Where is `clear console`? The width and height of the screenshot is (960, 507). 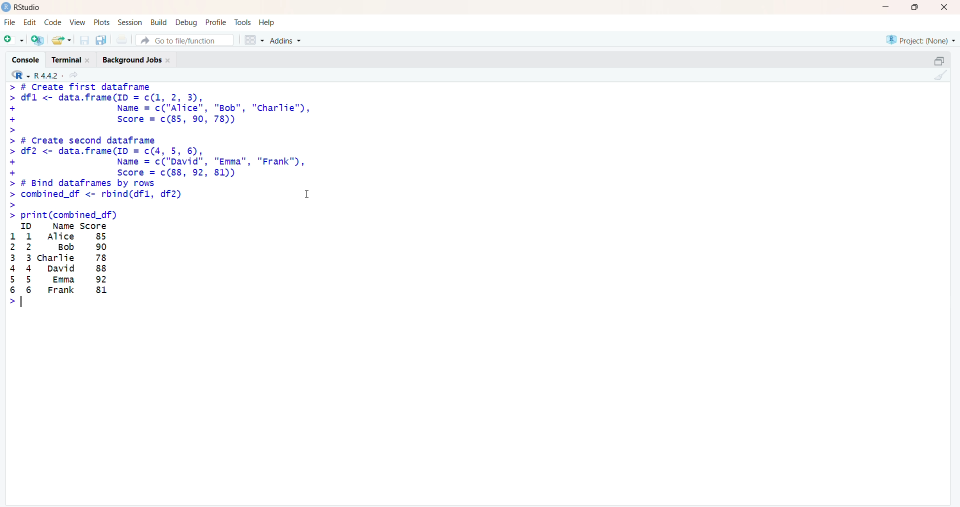
clear console is located at coordinates (937, 75).